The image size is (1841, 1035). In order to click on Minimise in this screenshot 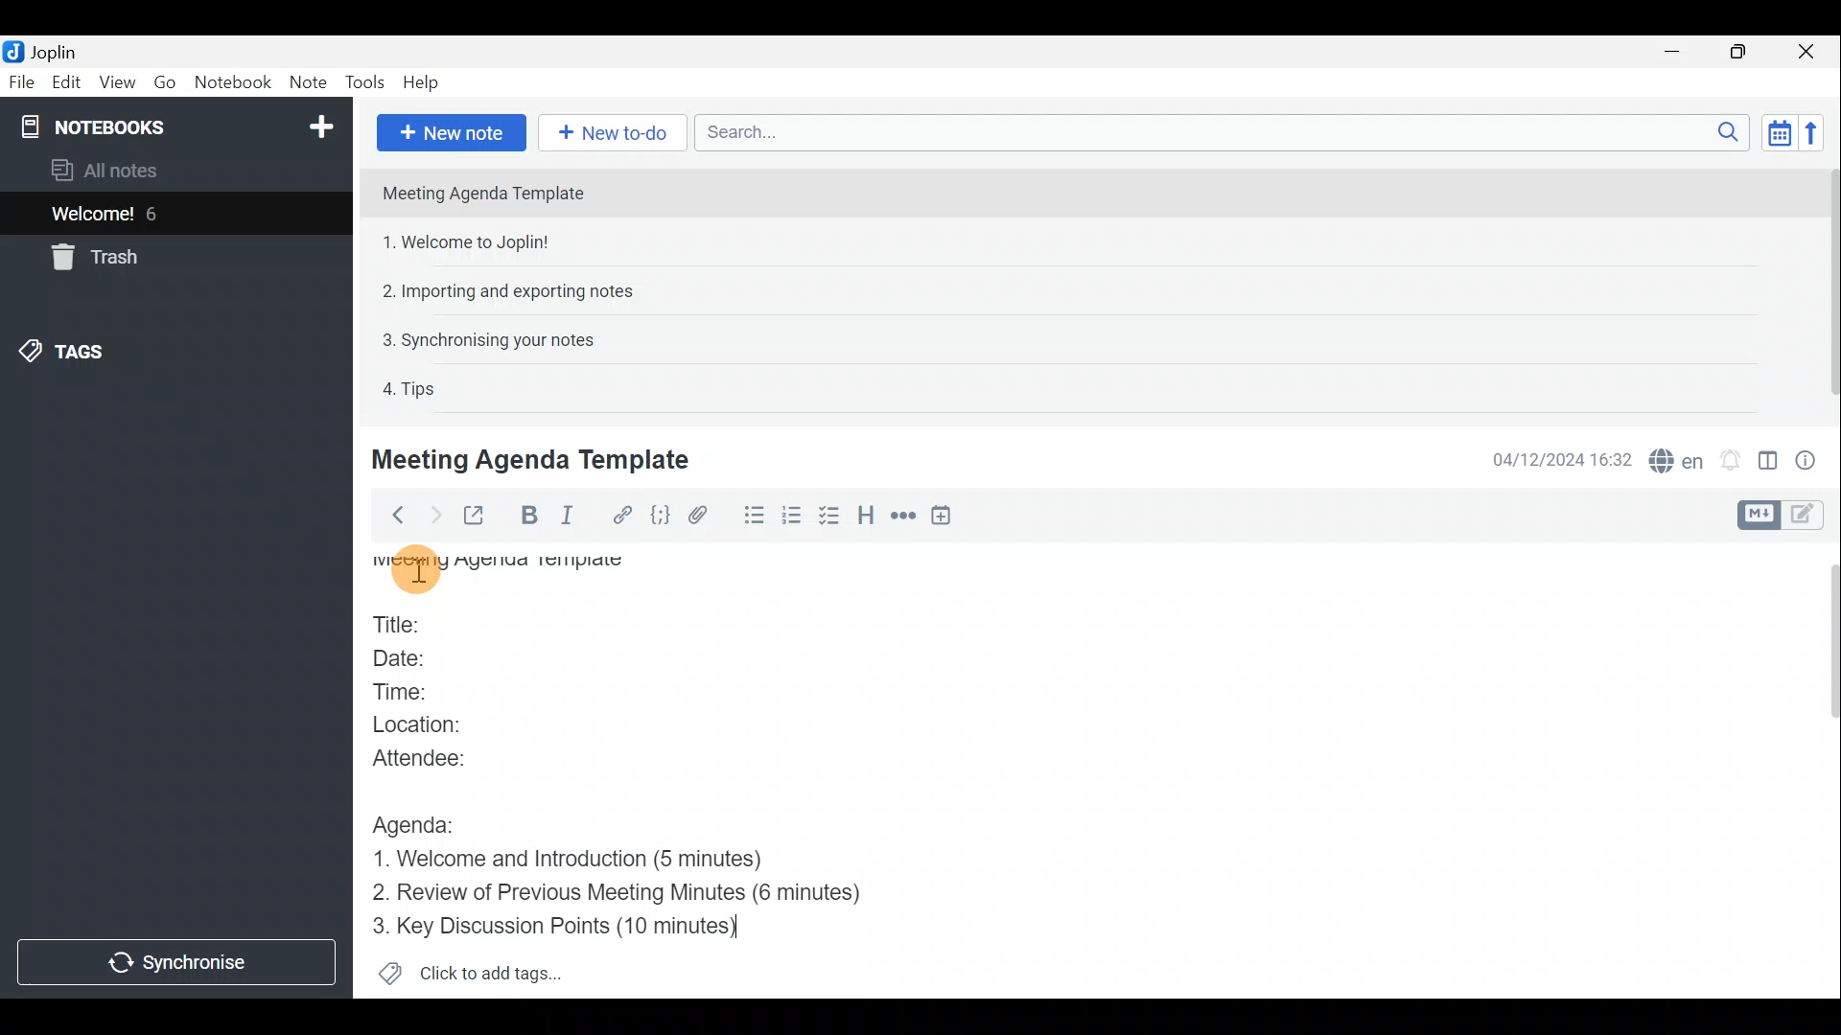, I will do `click(1675, 51)`.